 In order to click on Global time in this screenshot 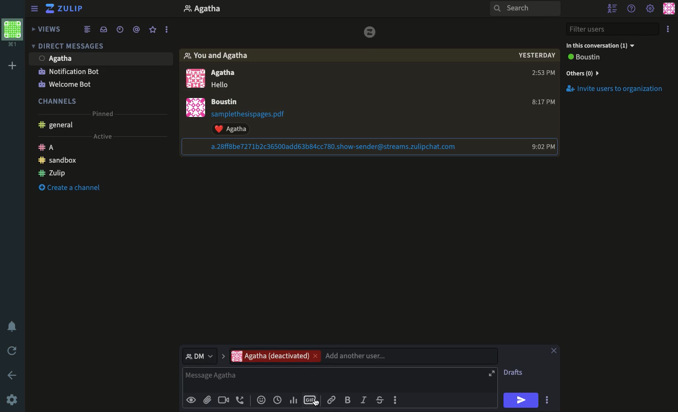, I will do `click(278, 399)`.